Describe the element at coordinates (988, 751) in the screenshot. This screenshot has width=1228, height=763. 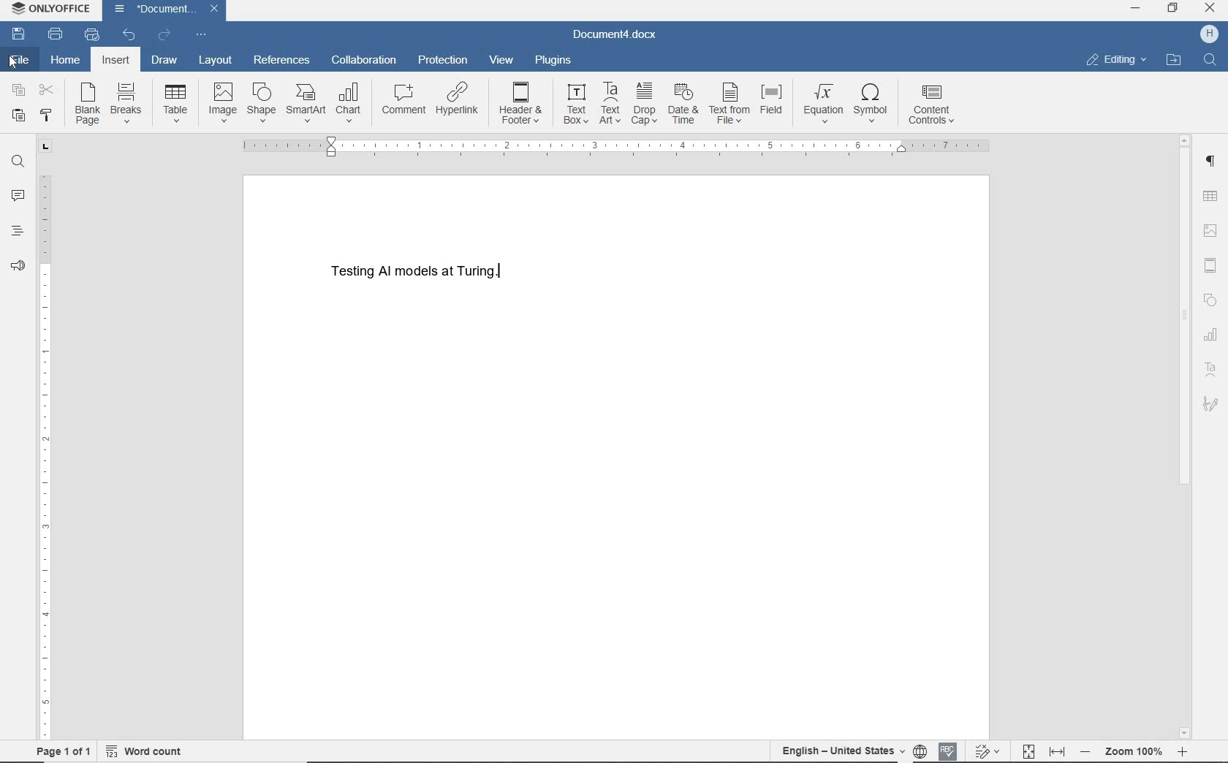
I see `track changes` at that location.